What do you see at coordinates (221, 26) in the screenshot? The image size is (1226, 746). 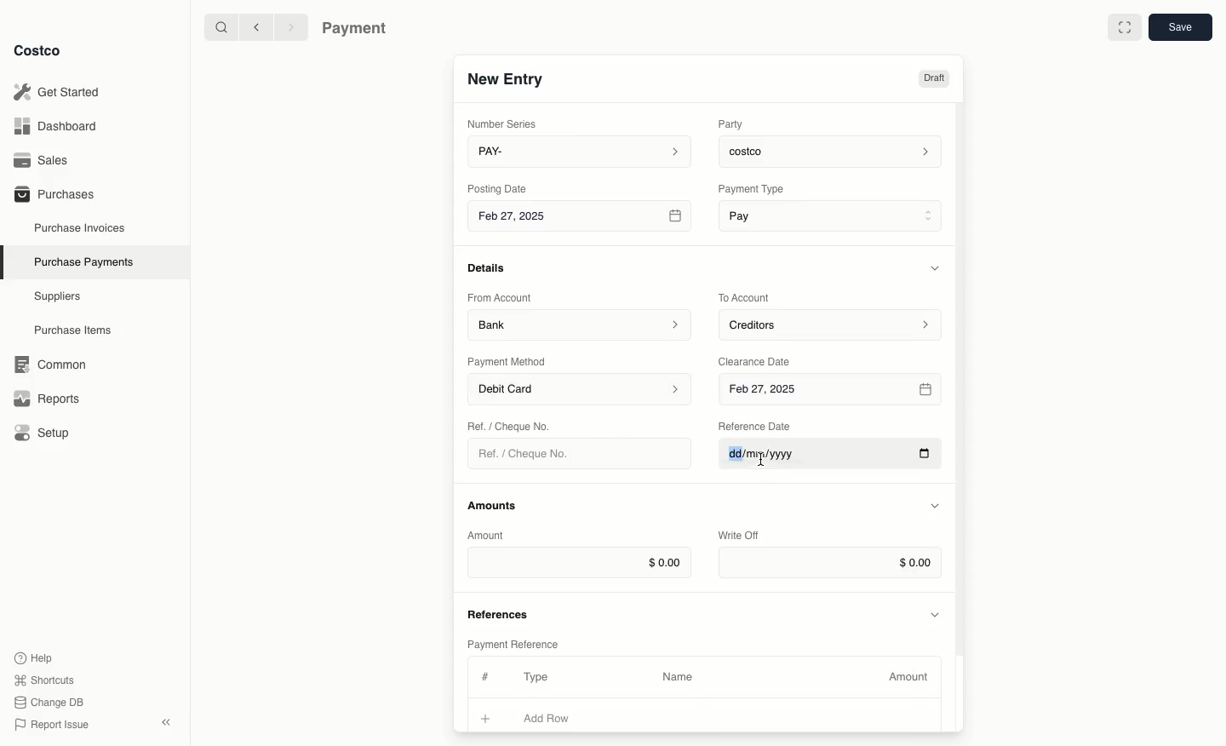 I see `Search` at bounding box center [221, 26].